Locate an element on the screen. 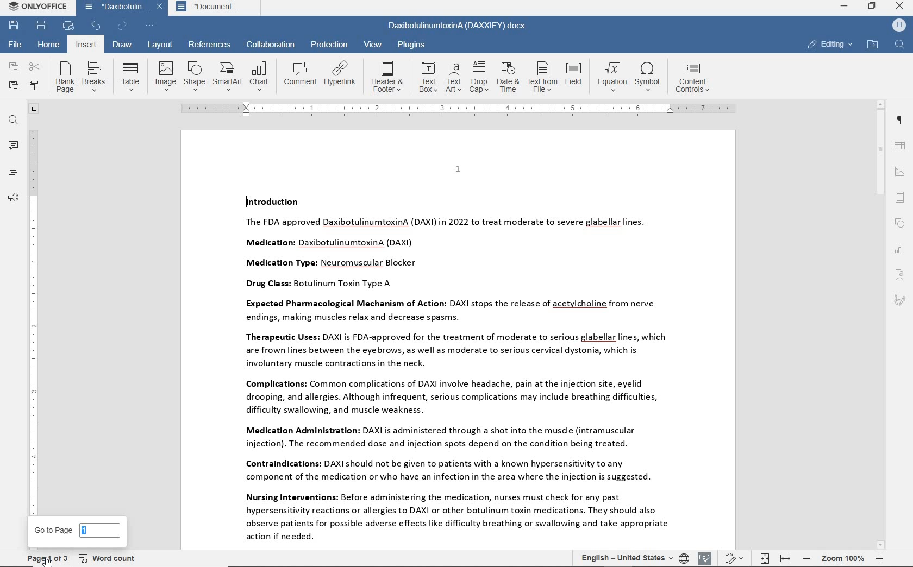 The height and width of the screenshot is (567, 913). text art is located at coordinates (453, 77).